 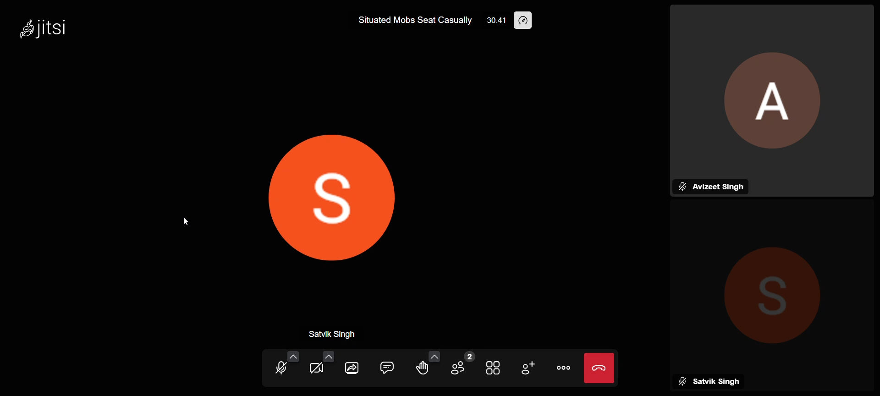 I want to click on performance setting, so click(x=530, y=20).